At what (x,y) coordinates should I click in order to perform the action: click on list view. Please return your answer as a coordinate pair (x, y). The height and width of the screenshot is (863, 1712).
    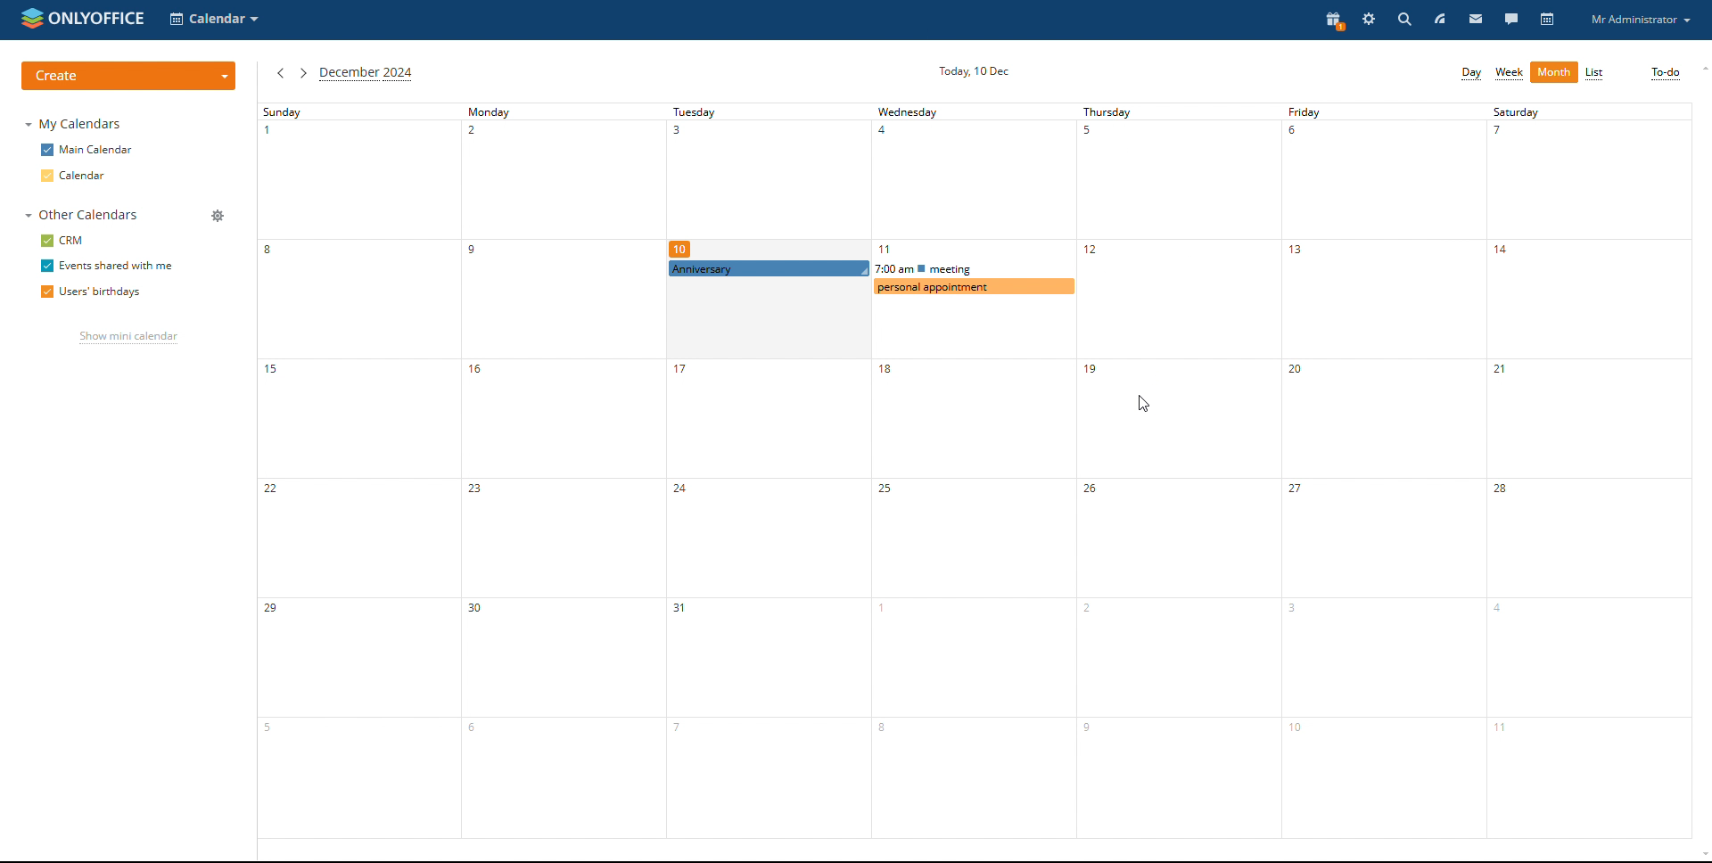
    Looking at the image, I should click on (1595, 73).